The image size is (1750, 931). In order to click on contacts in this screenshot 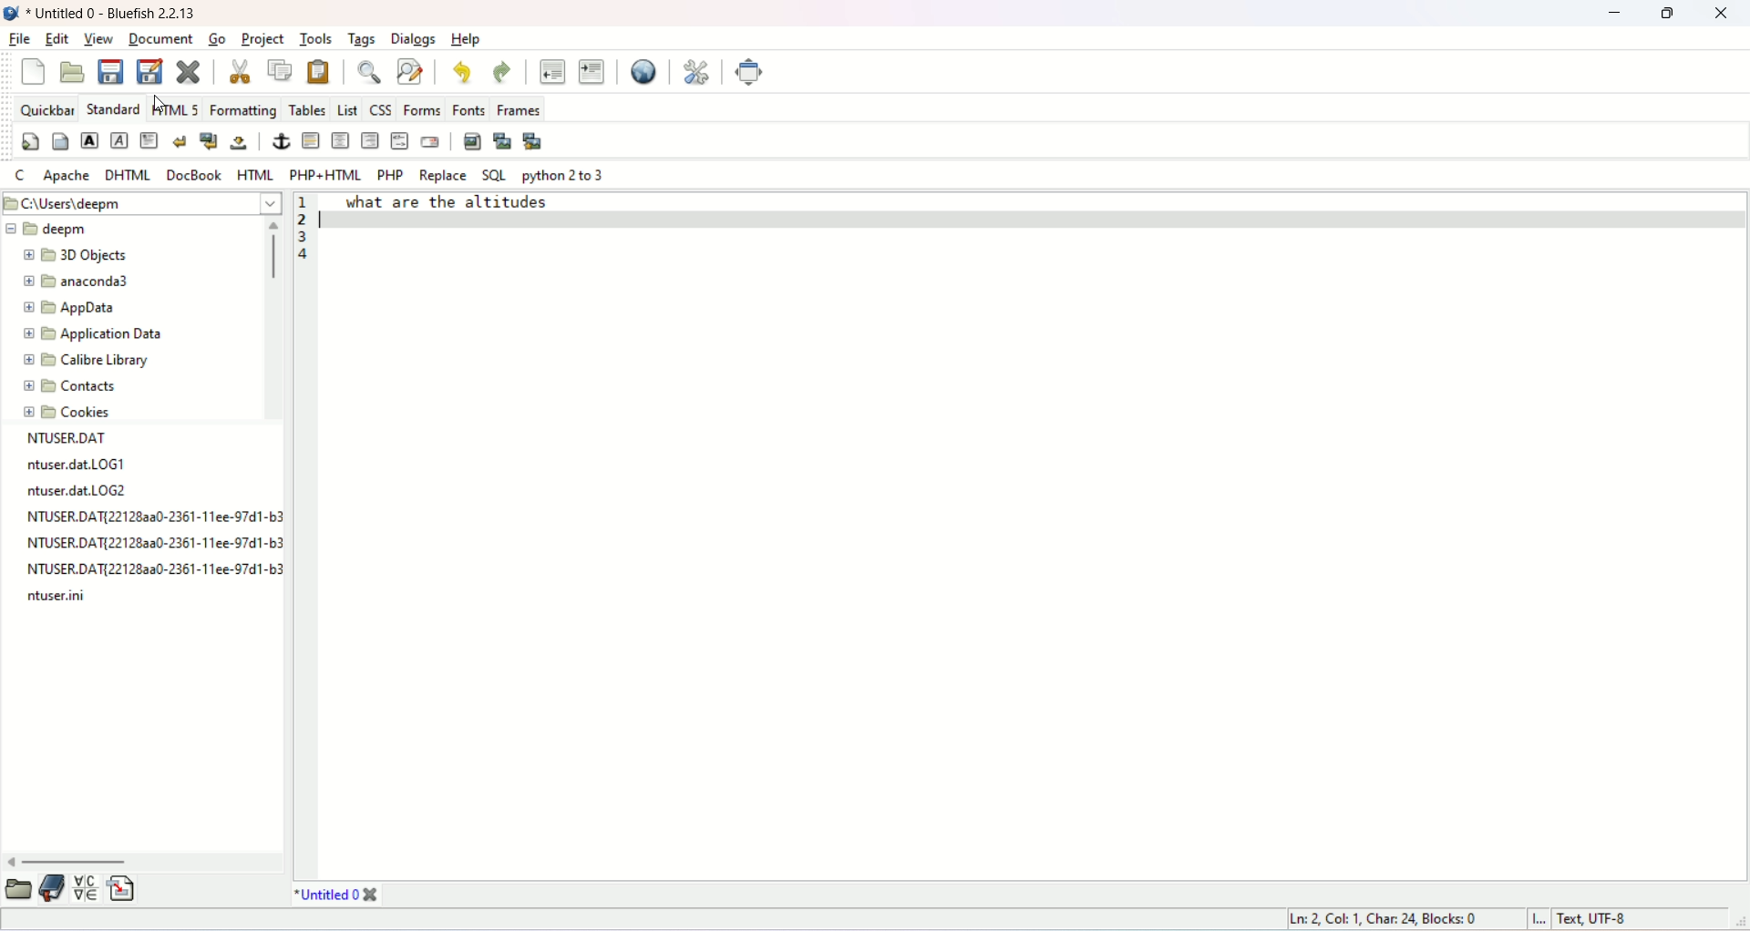, I will do `click(71, 386)`.